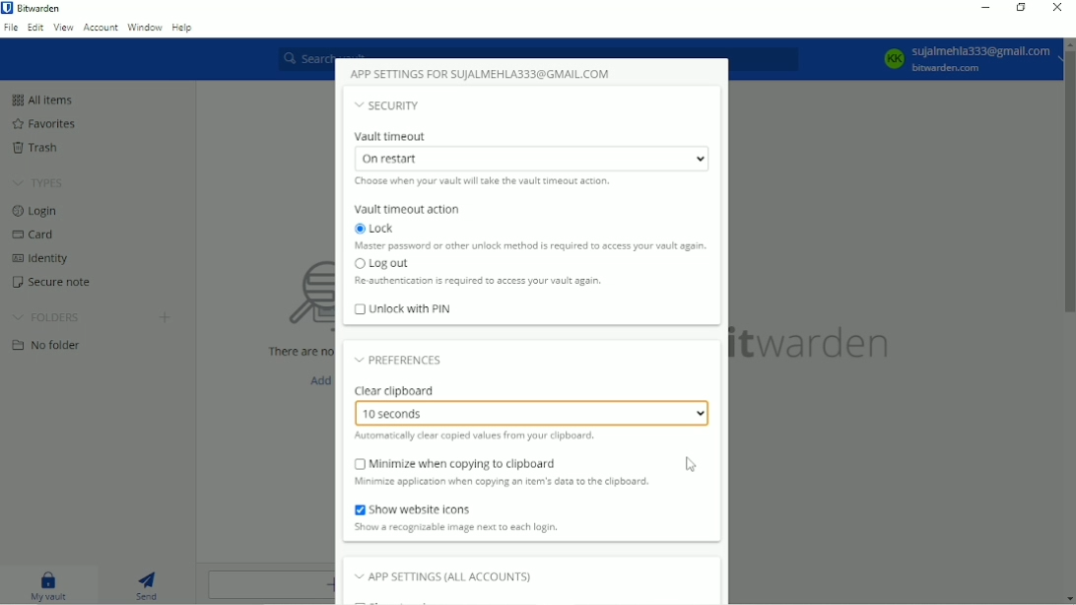 Image resolution: width=1076 pixels, height=605 pixels. Describe the element at coordinates (411, 210) in the screenshot. I see `Vault timeout action` at that location.